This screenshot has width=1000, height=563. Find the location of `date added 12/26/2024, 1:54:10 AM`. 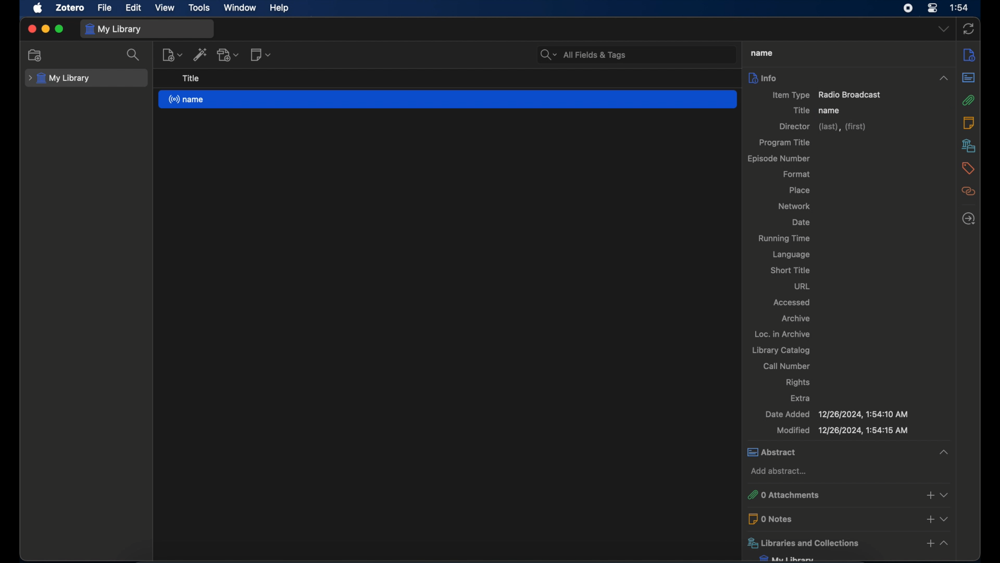

date added 12/26/2024, 1:54:10 AM is located at coordinates (835, 414).